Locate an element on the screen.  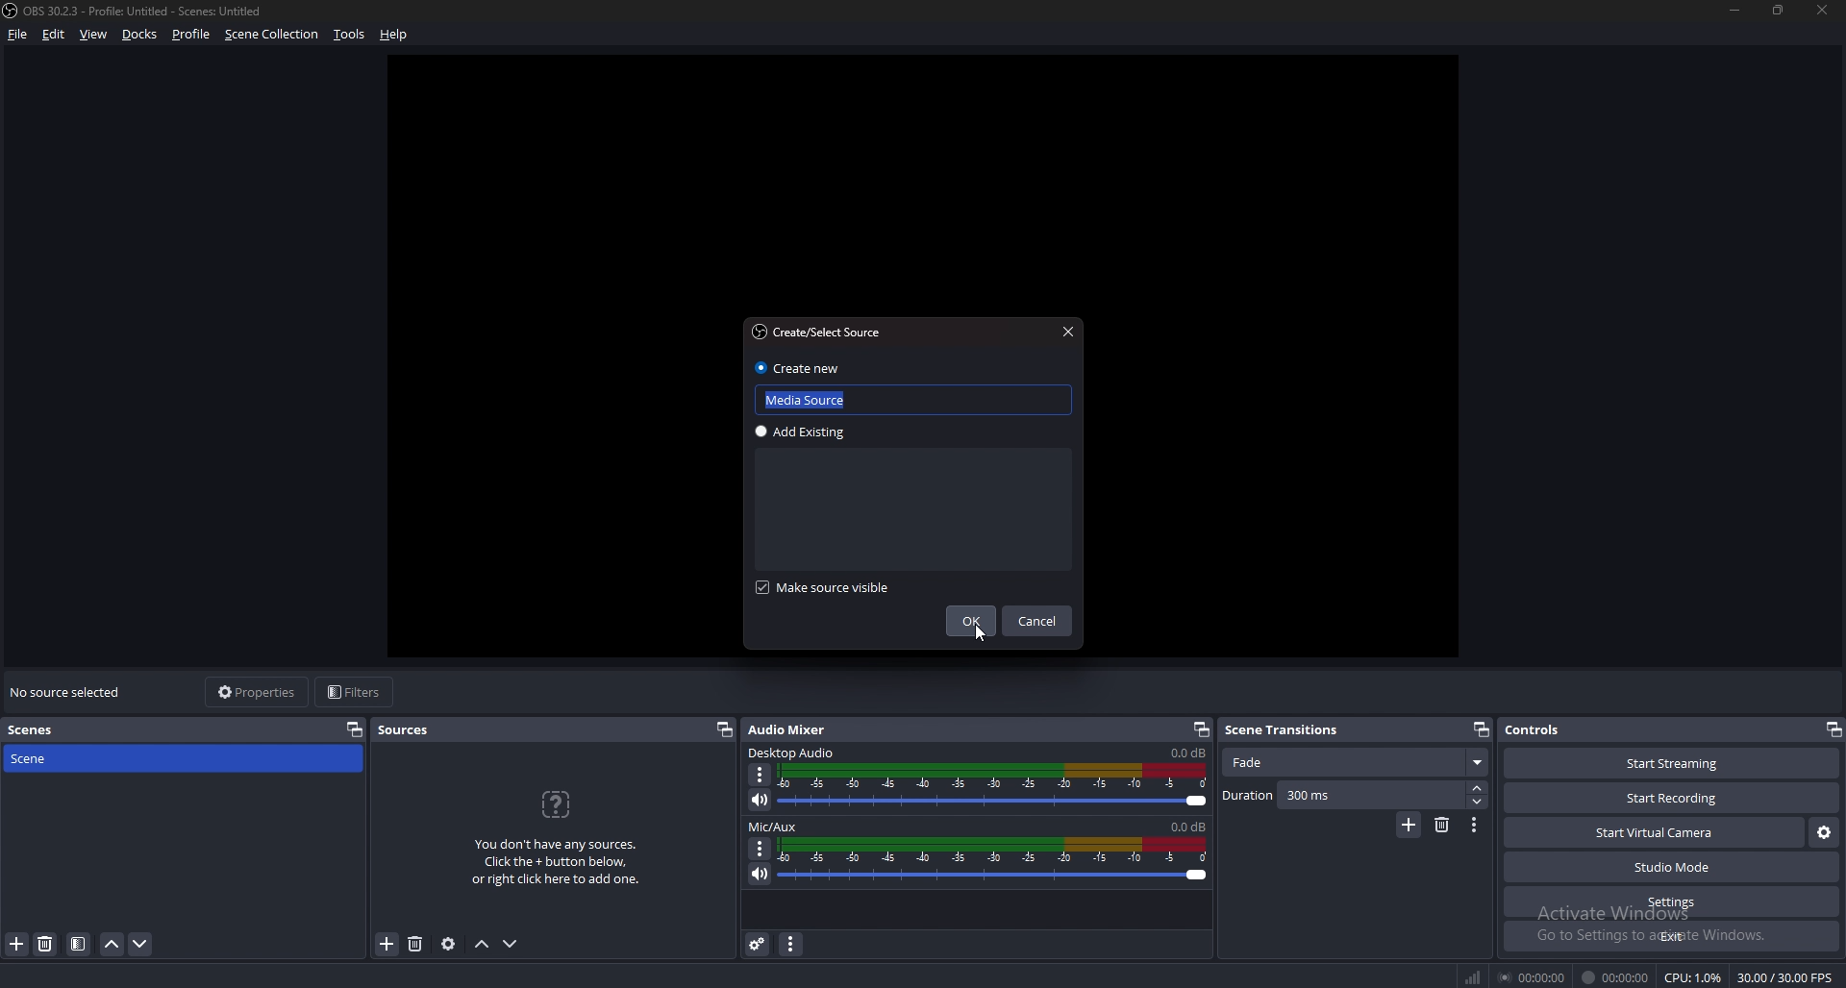
Create new is located at coordinates (800, 368).